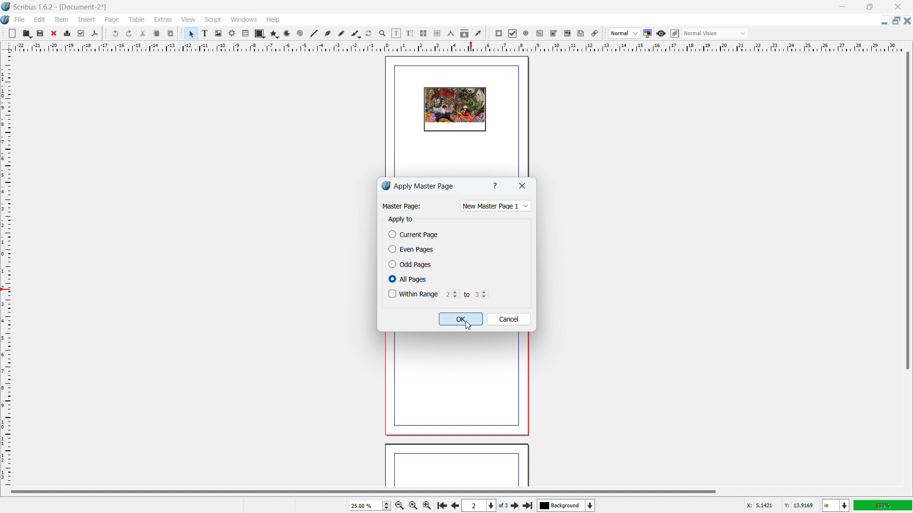 The image size is (913, 513). What do you see at coordinates (481, 294) in the screenshot?
I see `range ending at page number` at bounding box center [481, 294].